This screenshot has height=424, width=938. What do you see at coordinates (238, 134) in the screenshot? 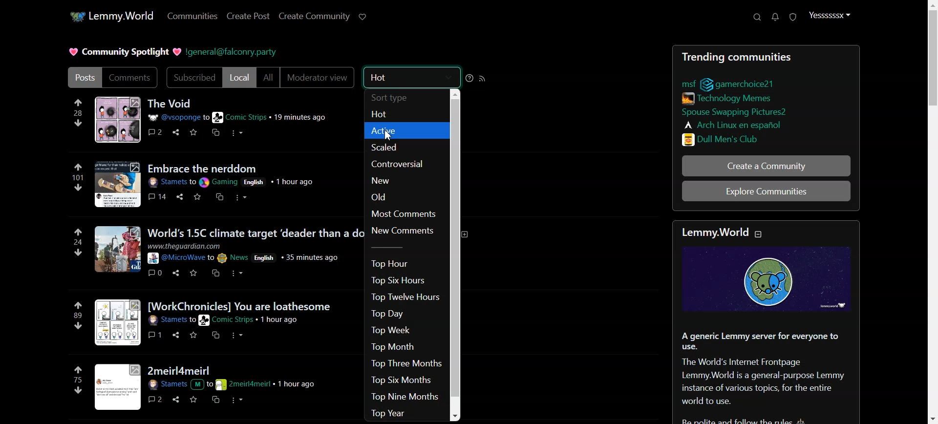
I see `more` at bounding box center [238, 134].